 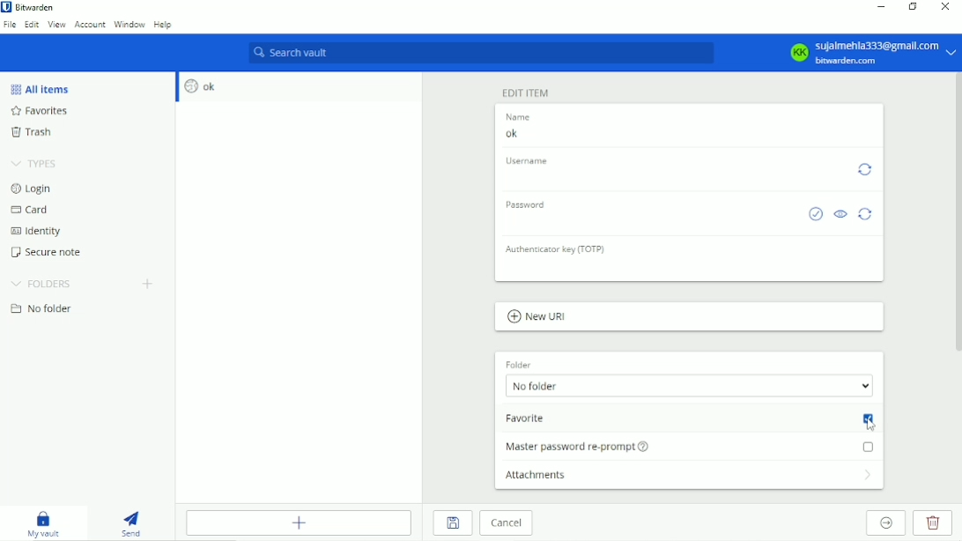 What do you see at coordinates (692, 448) in the screenshot?
I see `Master password re-prompt` at bounding box center [692, 448].